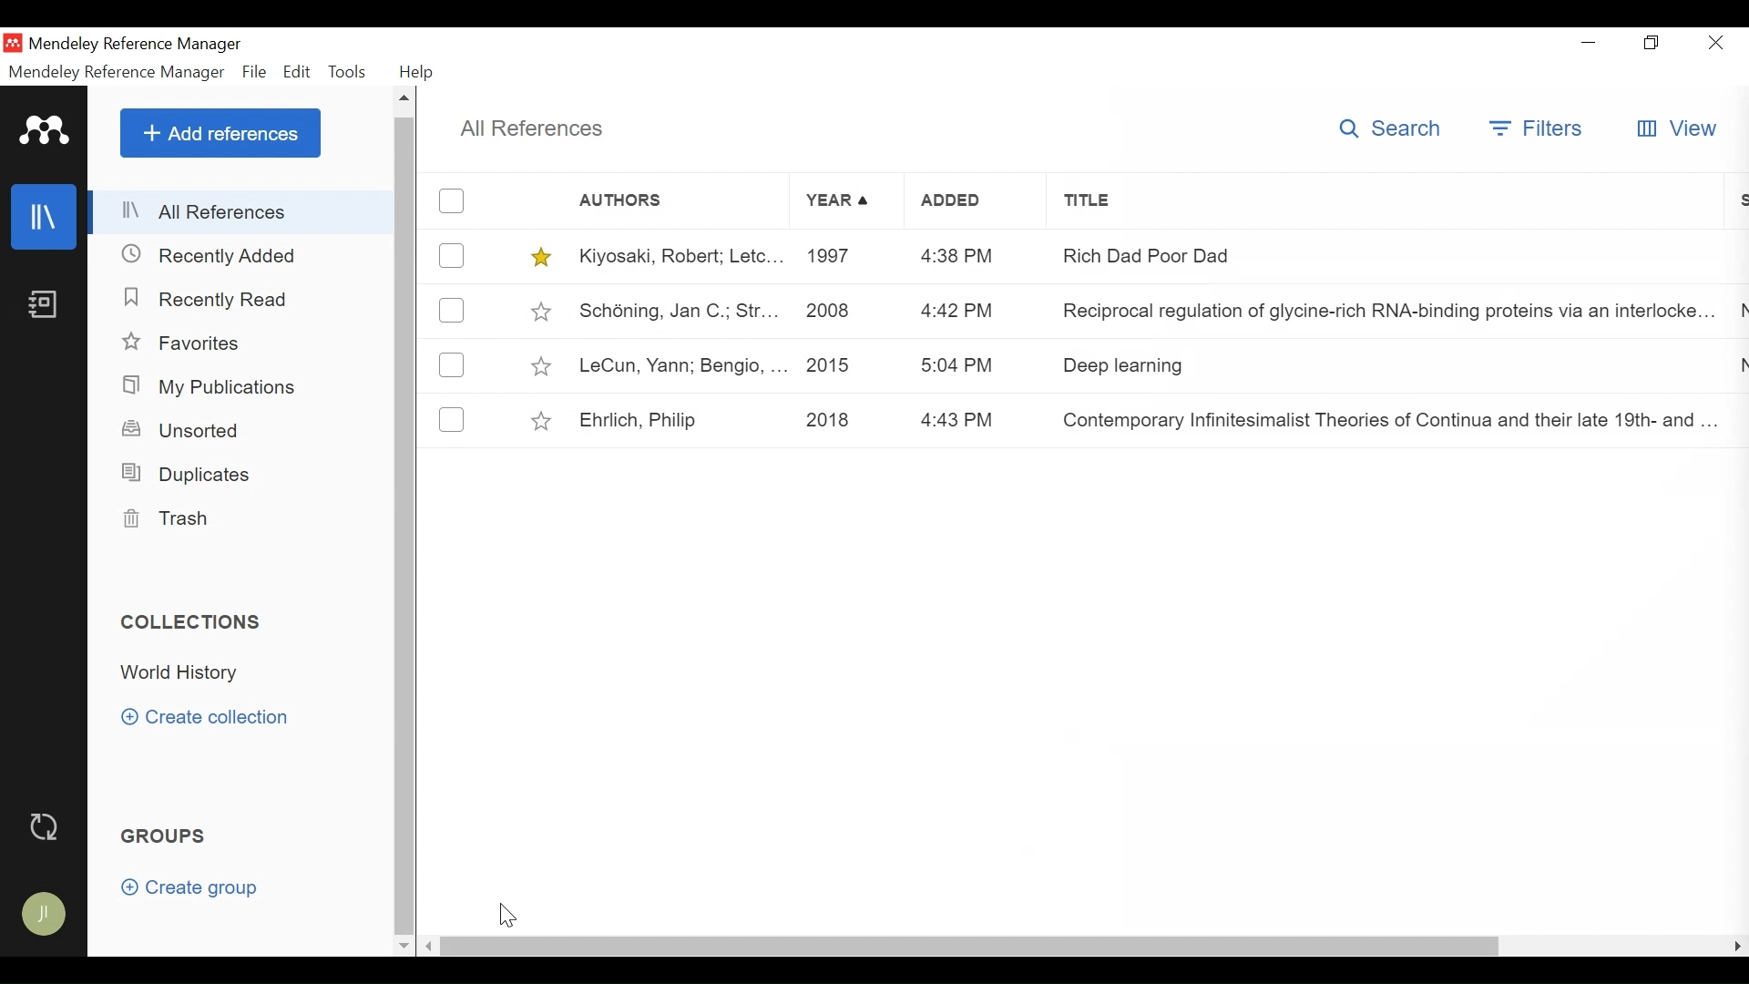  What do you see at coordinates (546, 259) in the screenshot?
I see `Toggle favorites` at bounding box center [546, 259].